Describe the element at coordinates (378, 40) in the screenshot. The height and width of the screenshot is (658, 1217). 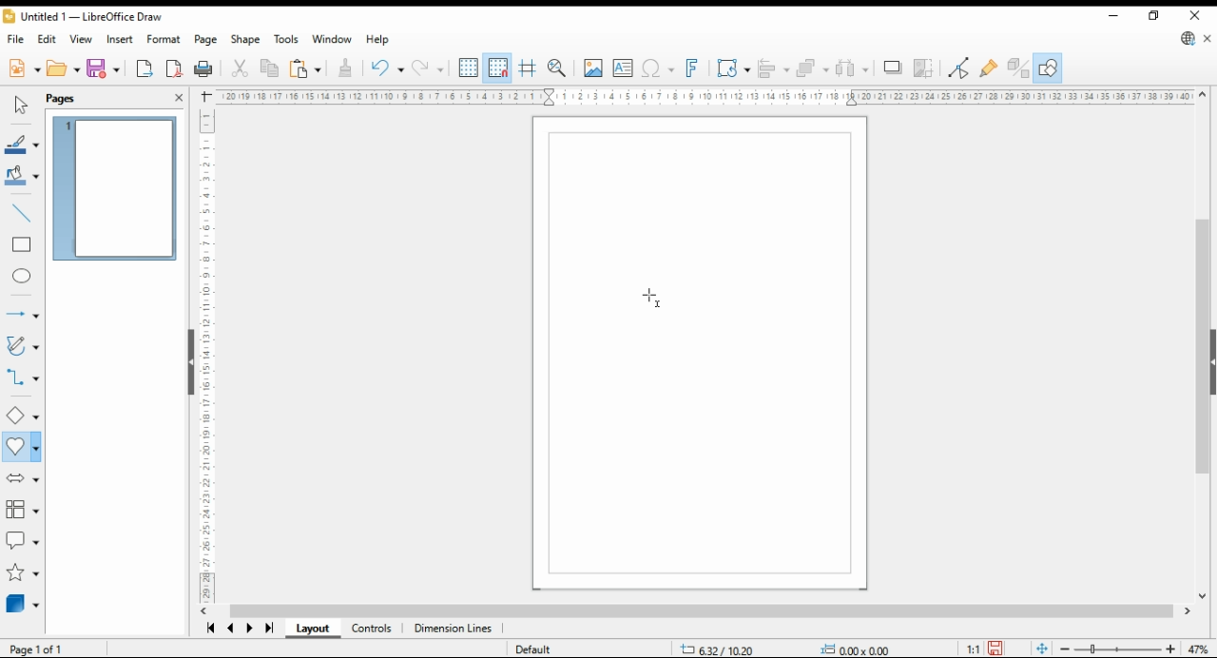
I see `help` at that location.